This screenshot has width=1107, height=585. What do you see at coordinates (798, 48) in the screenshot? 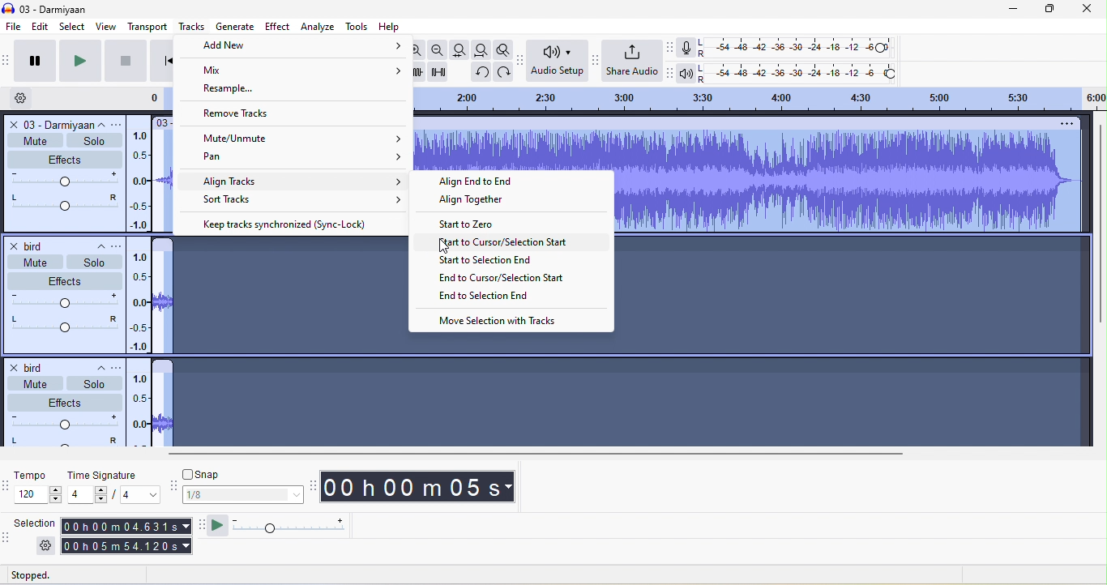
I see `recording level` at bounding box center [798, 48].